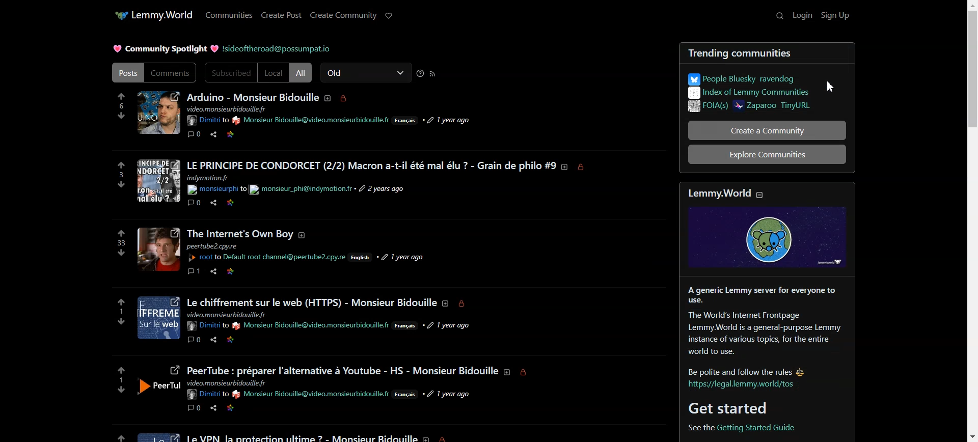  Describe the element at coordinates (403, 253) in the screenshot. I see `1 year ago` at that location.